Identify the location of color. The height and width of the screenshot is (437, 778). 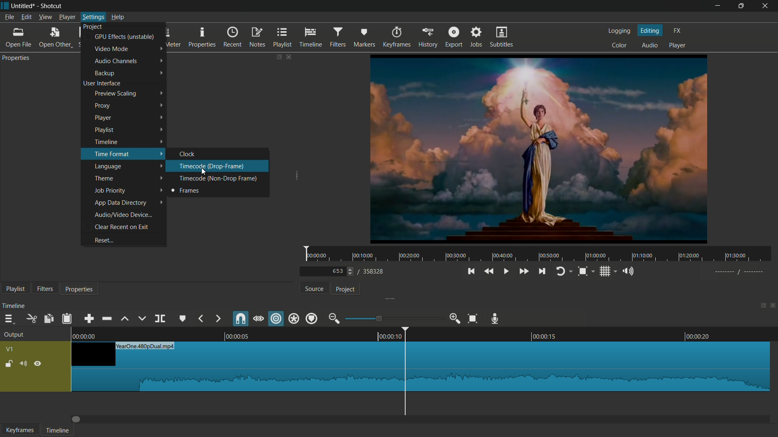
(618, 45).